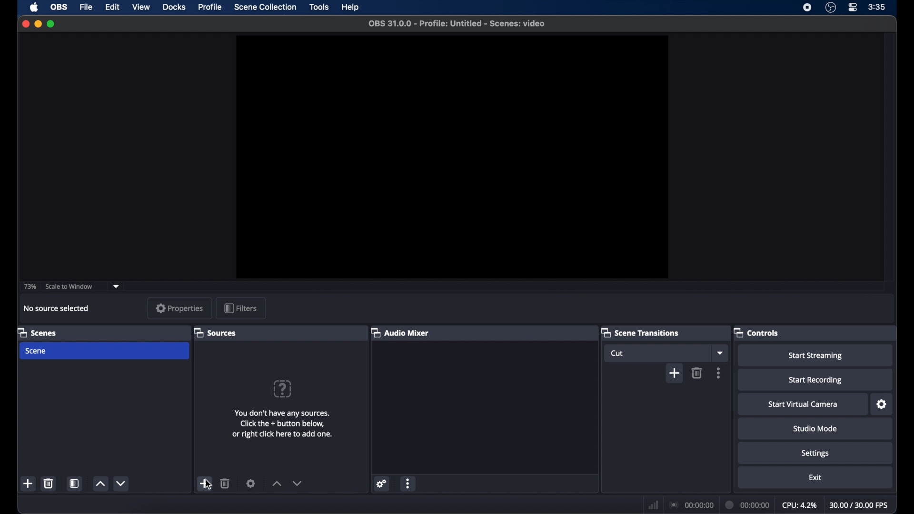 The width and height of the screenshot is (914, 514). What do you see at coordinates (180, 308) in the screenshot?
I see `properties` at bounding box center [180, 308].